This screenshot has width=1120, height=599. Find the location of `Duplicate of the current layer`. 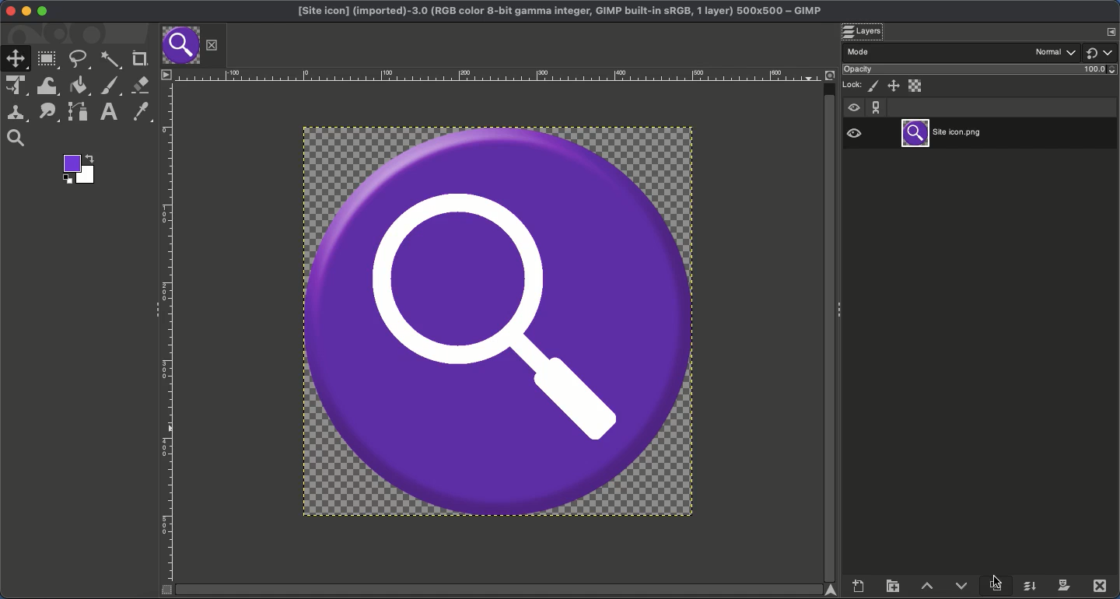

Duplicate of the current layer is located at coordinates (994, 585).